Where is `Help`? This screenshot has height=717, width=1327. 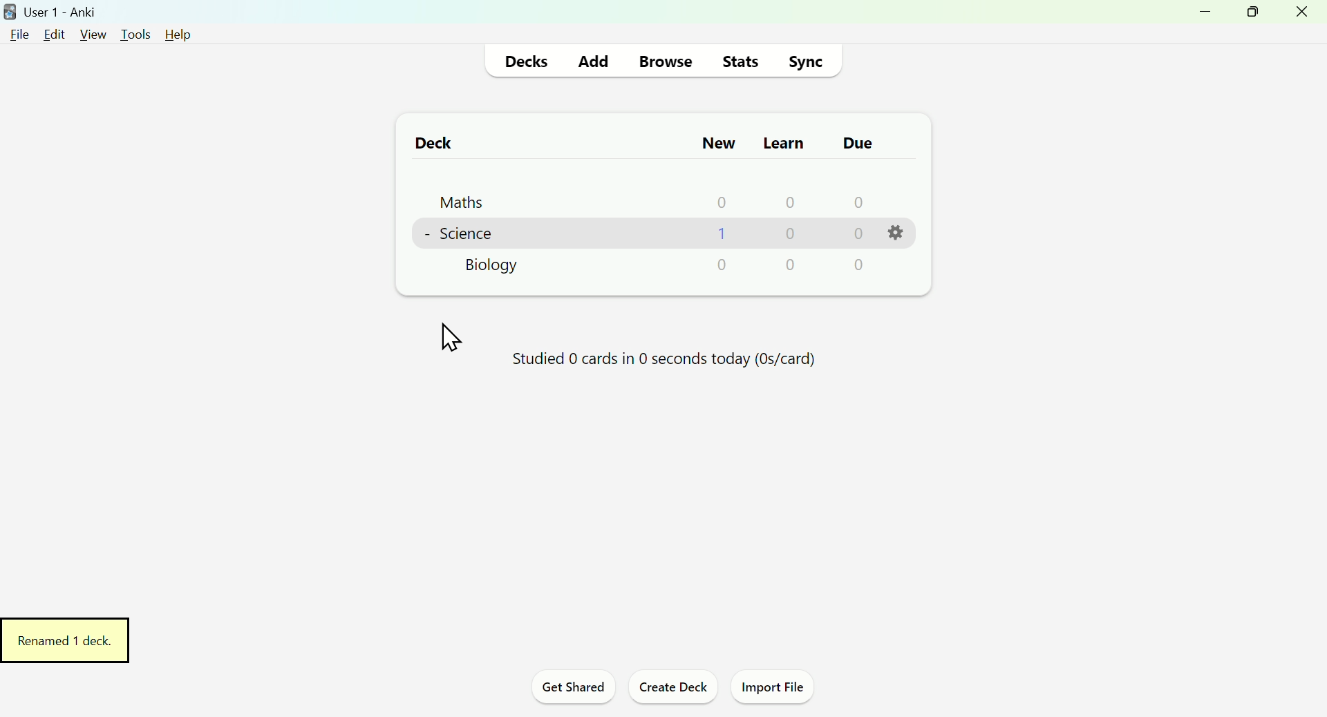 Help is located at coordinates (173, 33).